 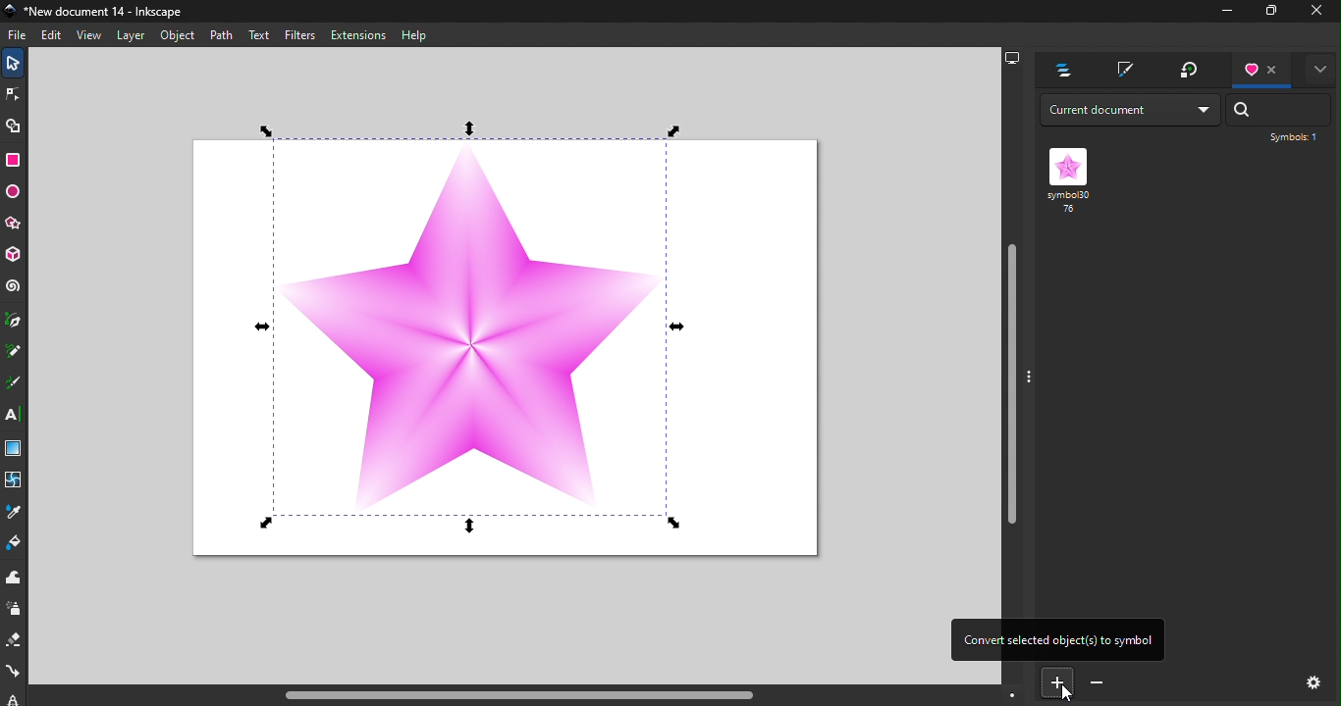 What do you see at coordinates (13, 511) in the screenshot?
I see `Dropper tool` at bounding box center [13, 511].